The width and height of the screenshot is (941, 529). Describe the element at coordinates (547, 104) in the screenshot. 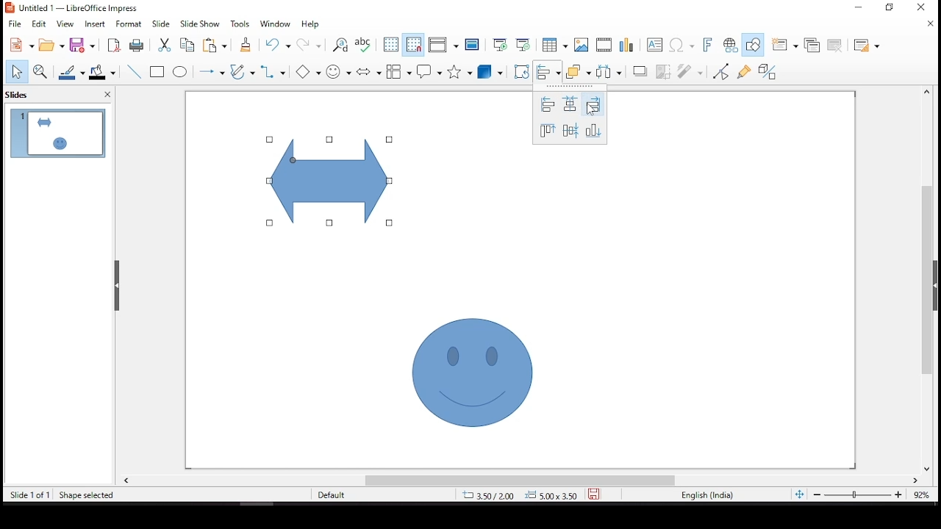

I see `align left` at that location.